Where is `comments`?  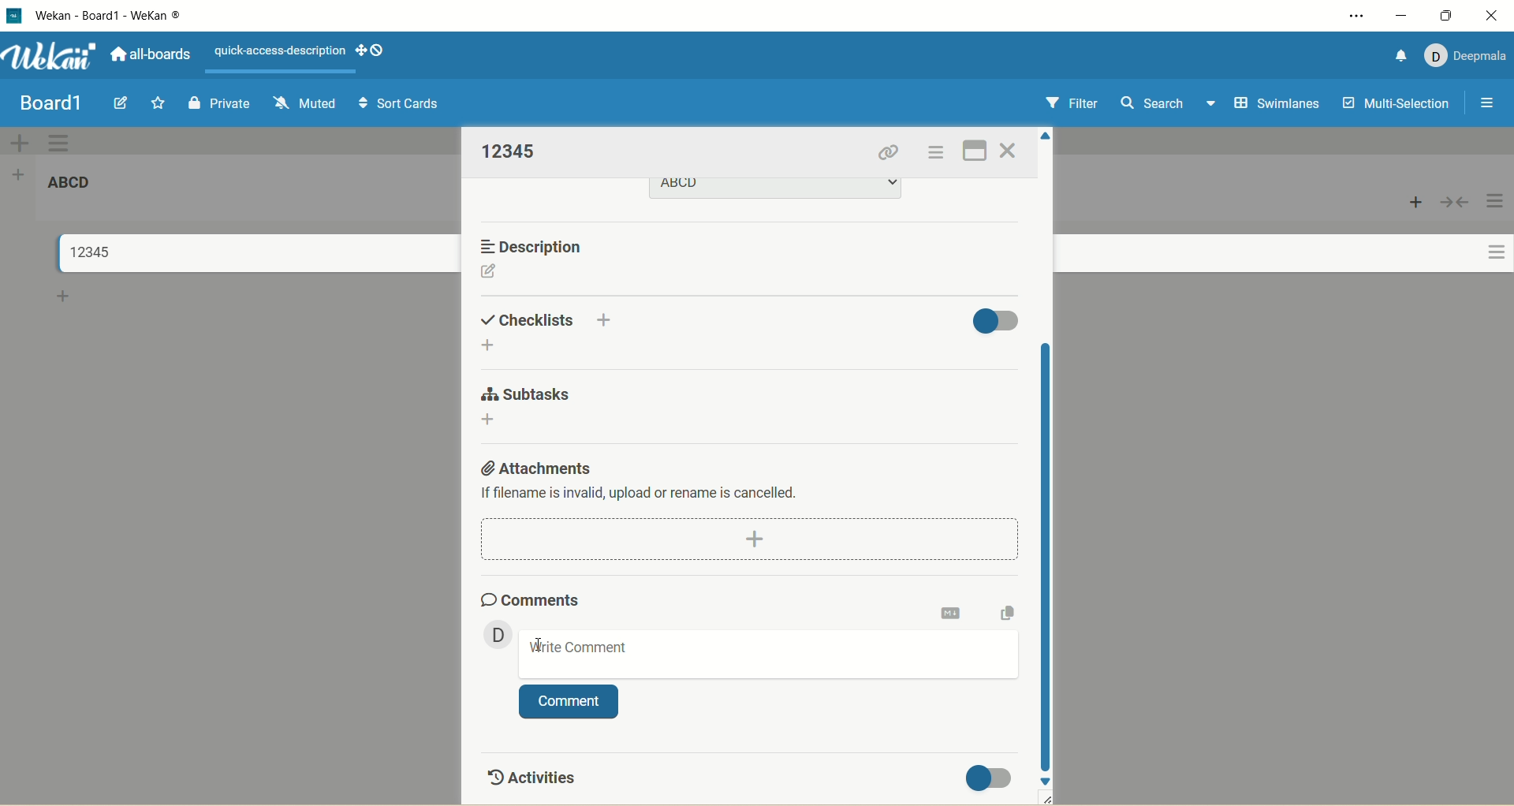 comments is located at coordinates (529, 597).